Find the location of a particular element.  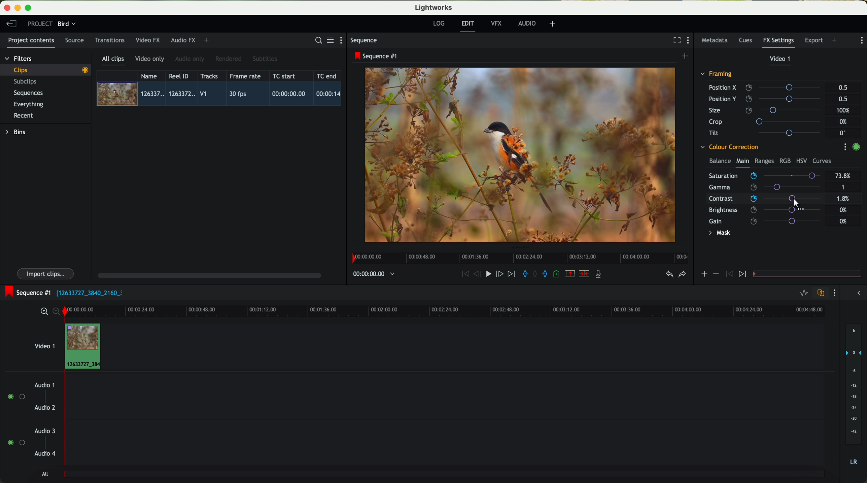

curves is located at coordinates (822, 161).